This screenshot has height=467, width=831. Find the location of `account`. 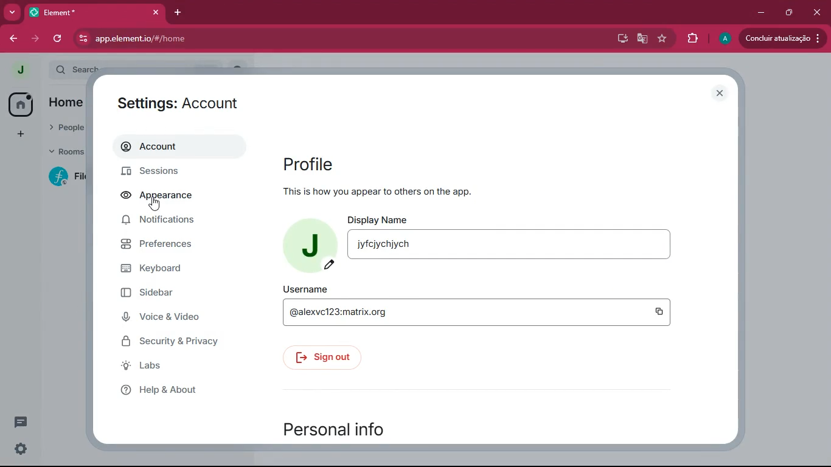

account is located at coordinates (176, 147).